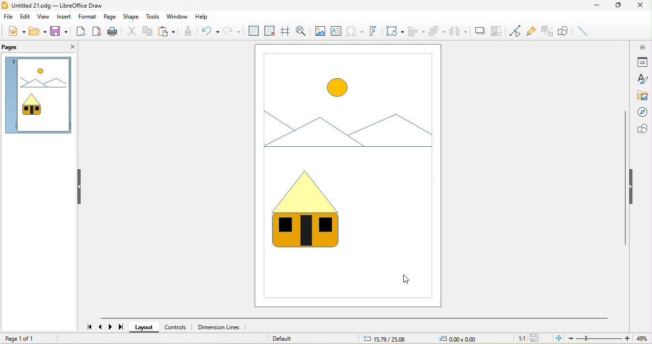 This screenshot has width=652, height=344. What do you see at coordinates (639, 6) in the screenshot?
I see `close` at bounding box center [639, 6].